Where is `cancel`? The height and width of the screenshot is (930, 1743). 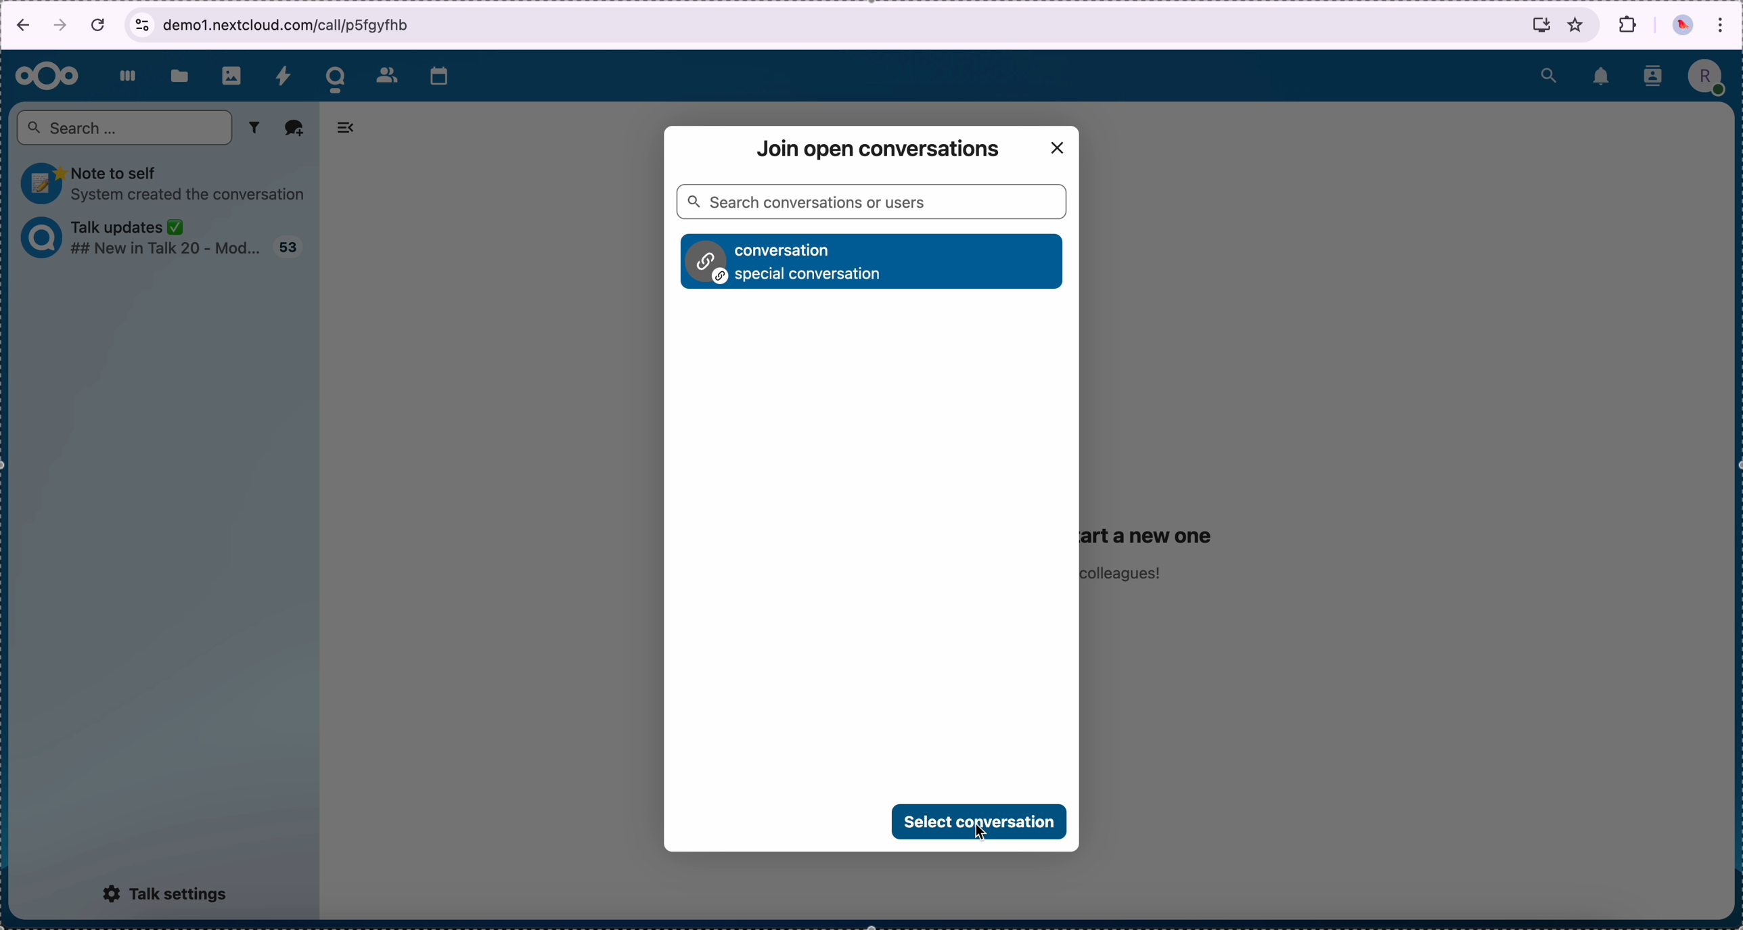
cancel is located at coordinates (99, 19).